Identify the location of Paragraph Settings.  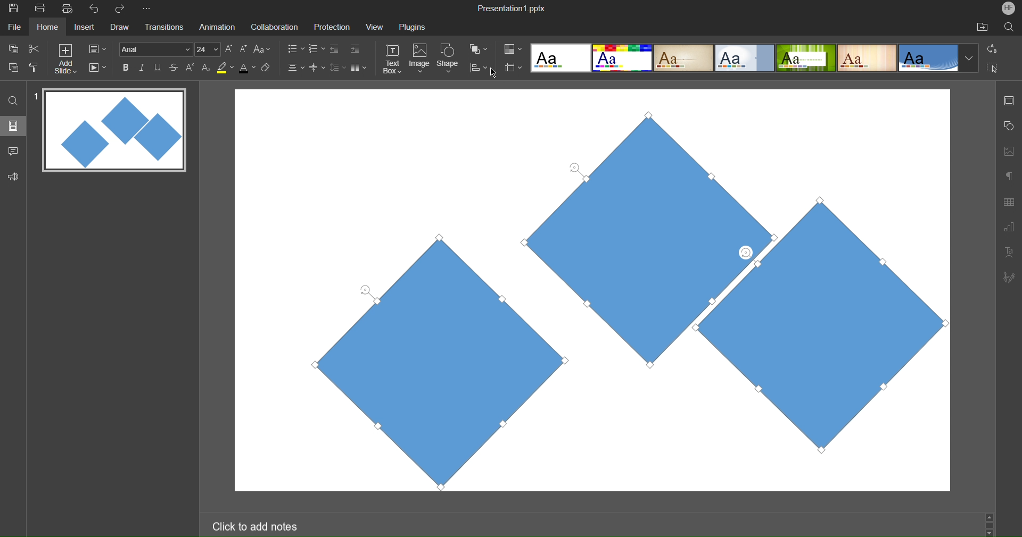
(1009, 175).